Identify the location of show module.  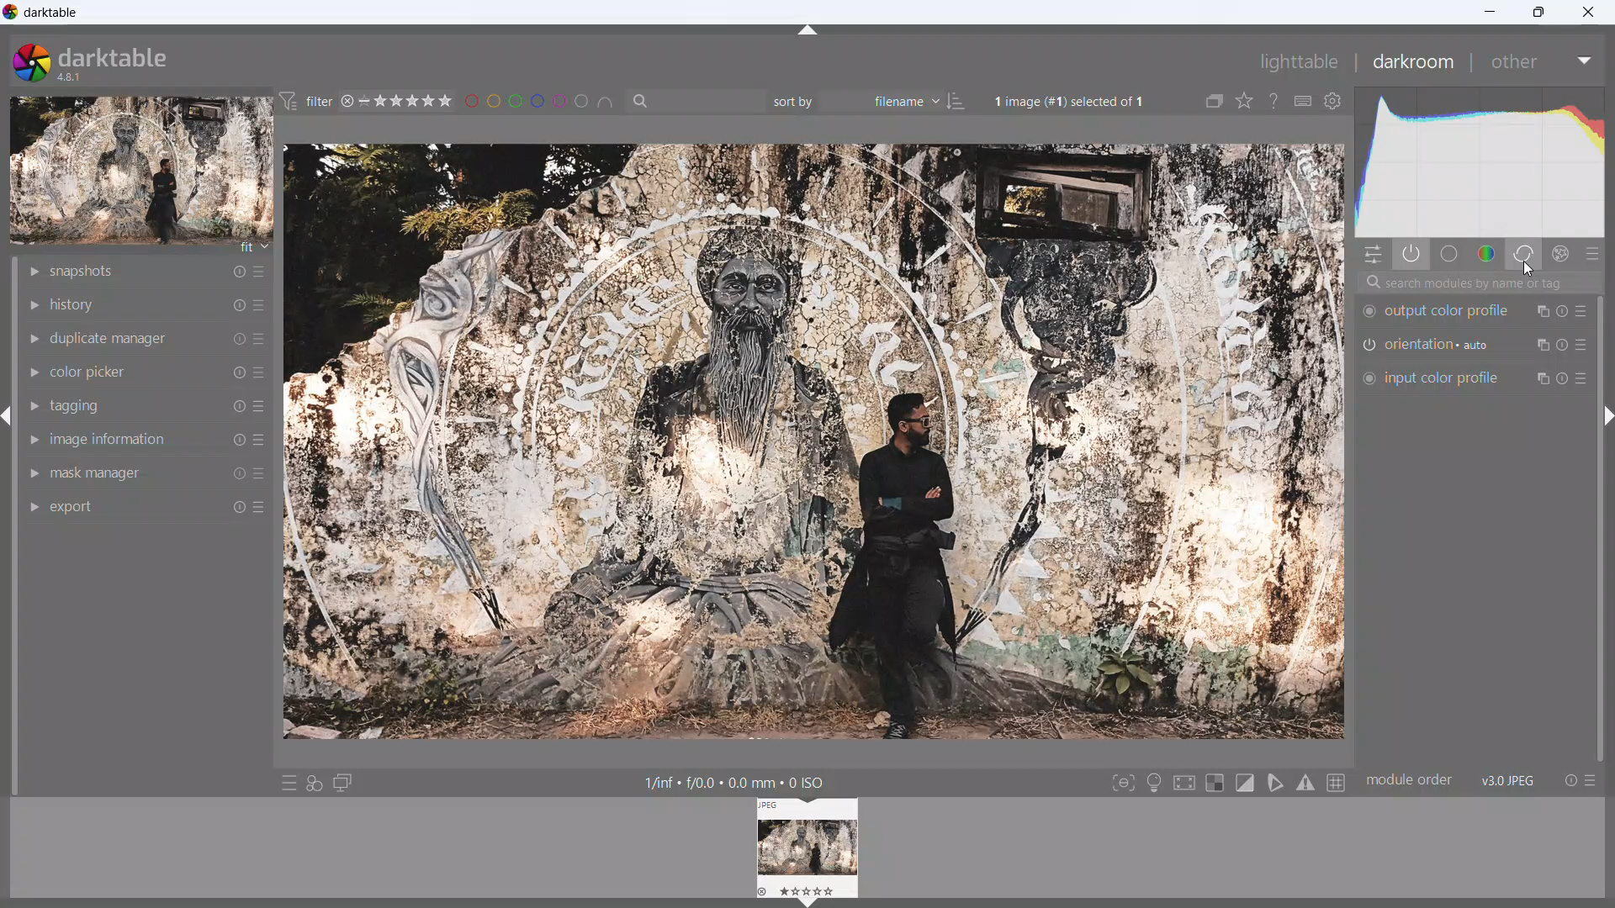
(33, 303).